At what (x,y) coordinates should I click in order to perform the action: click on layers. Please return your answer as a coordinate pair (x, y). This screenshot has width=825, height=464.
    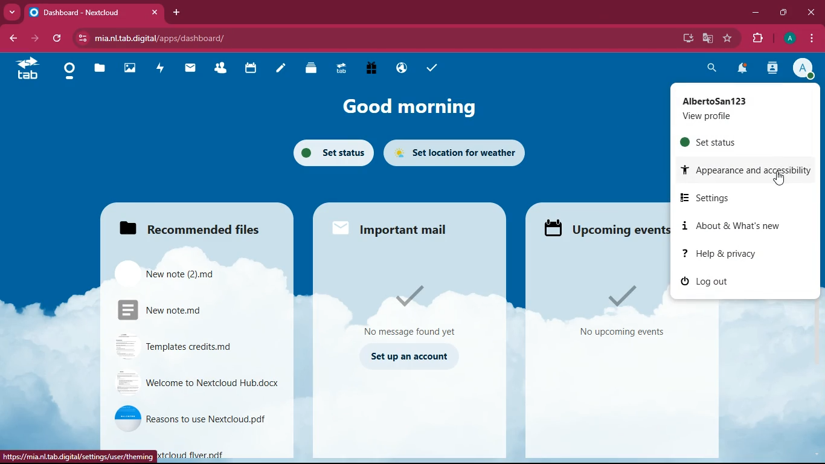
    Looking at the image, I should click on (308, 69).